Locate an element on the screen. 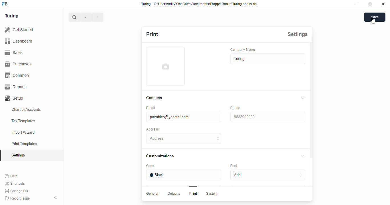 The height and width of the screenshot is (205, 390). 9838900000 is located at coordinates (268, 117).